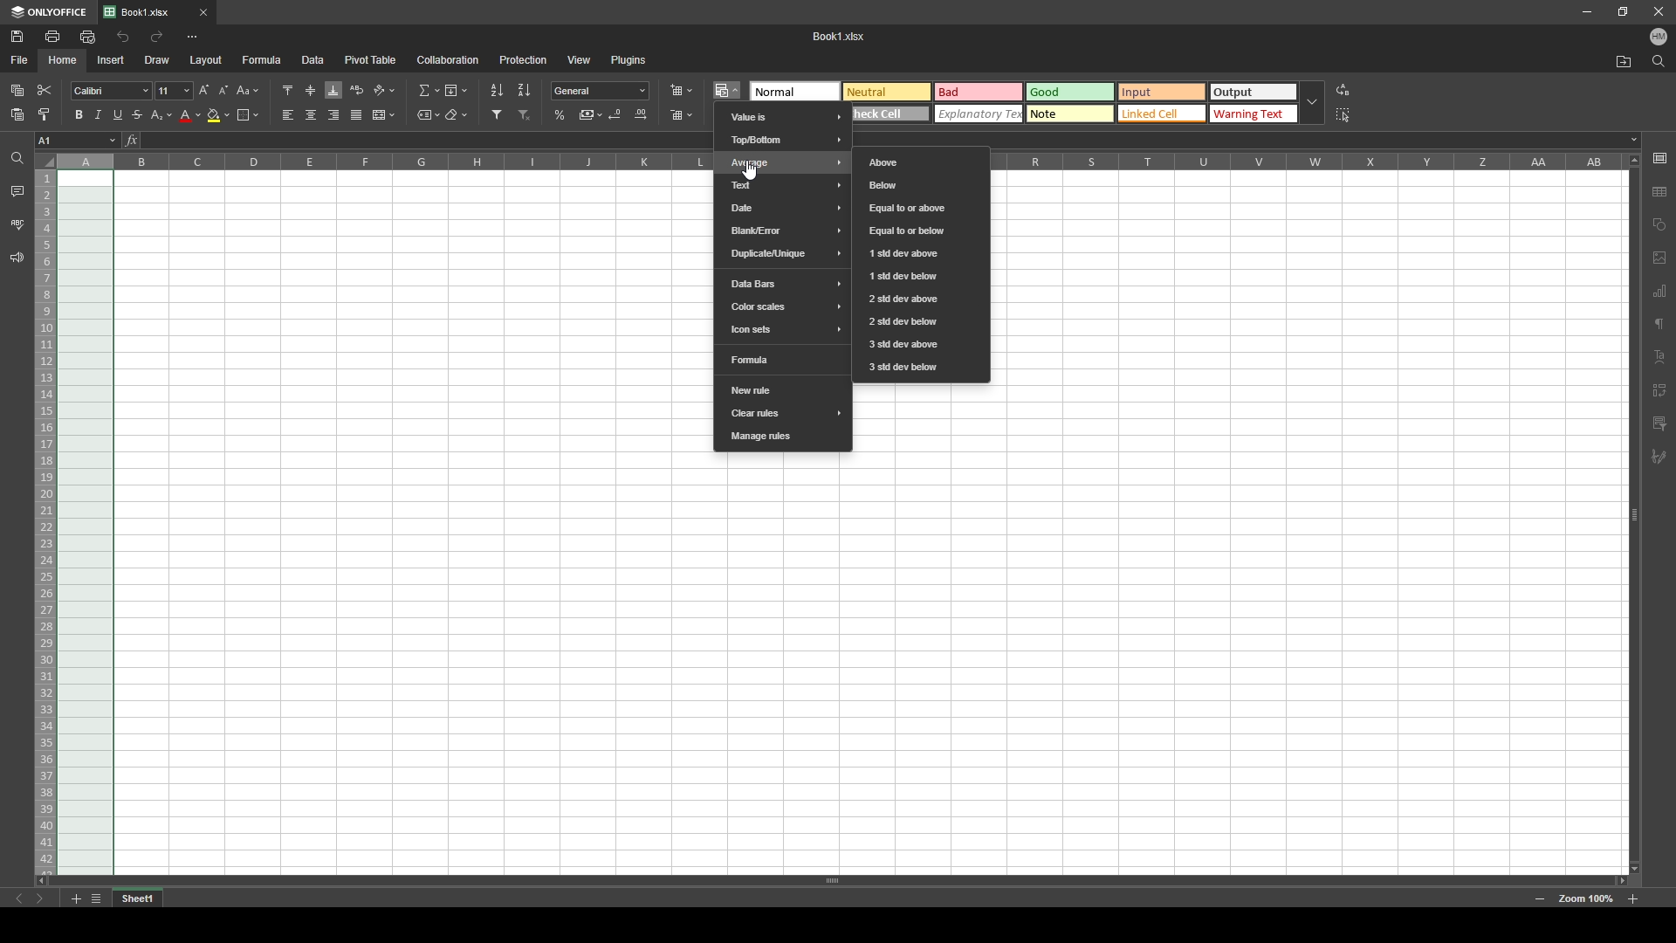 Image resolution: width=1676 pixels, height=943 pixels. Describe the element at coordinates (785, 361) in the screenshot. I see `formula` at that location.